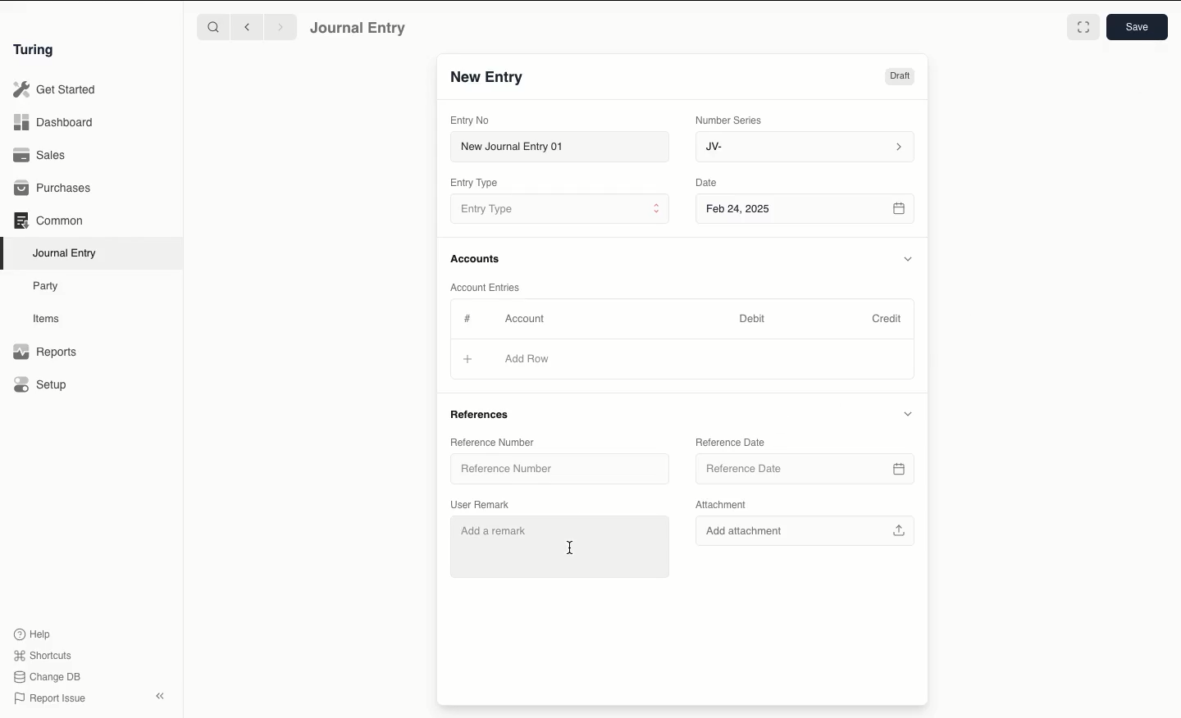 Image resolution: width=1181 pixels, height=718 pixels. I want to click on Reports, so click(45, 352).